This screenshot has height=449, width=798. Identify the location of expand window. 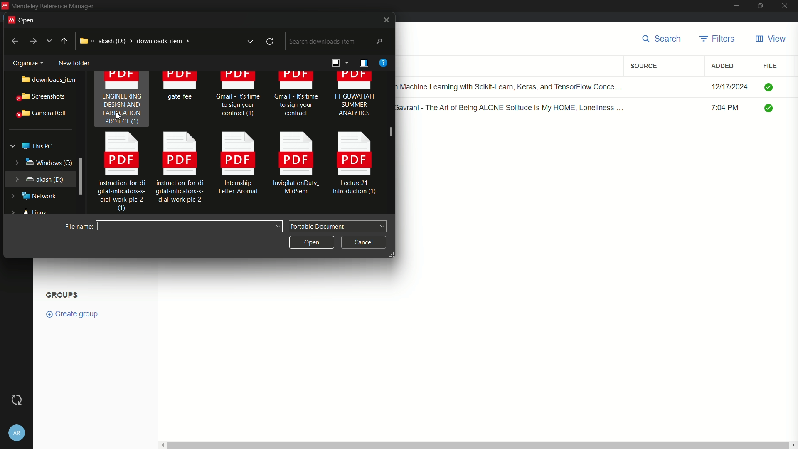
(81, 175).